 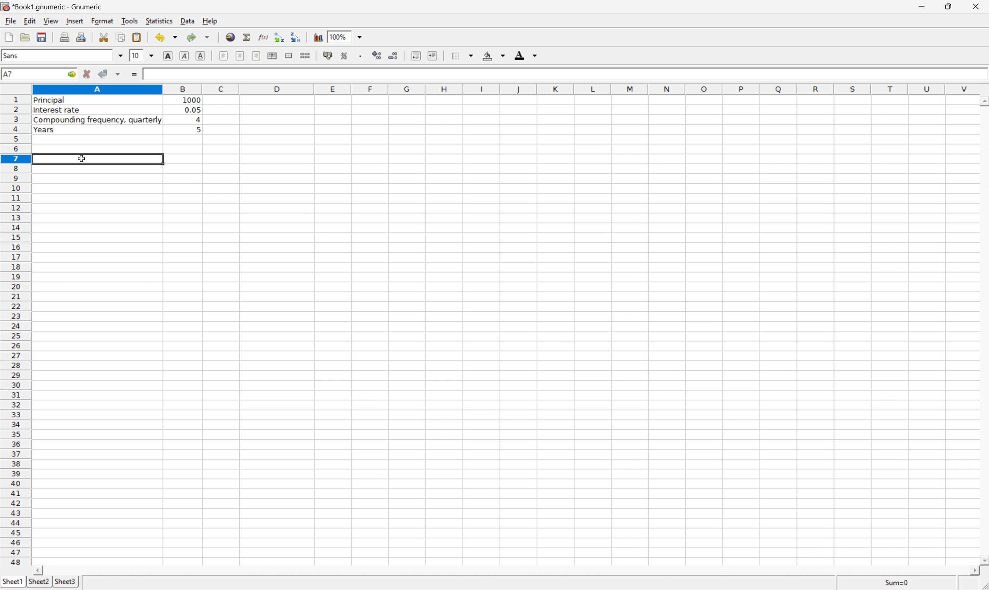 I want to click on years, so click(x=43, y=130).